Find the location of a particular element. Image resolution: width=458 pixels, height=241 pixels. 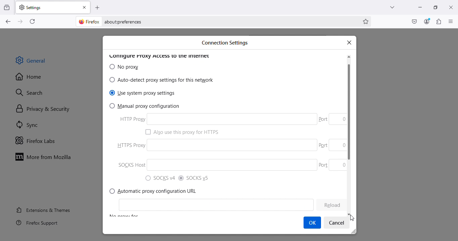

Open a new tab is located at coordinates (98, 7).